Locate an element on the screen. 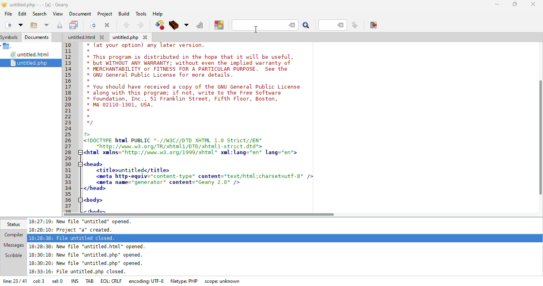 The image size is (543, 286). 18:30:18: new file "untitled.php" opened. is located at coordinates (86, 256).